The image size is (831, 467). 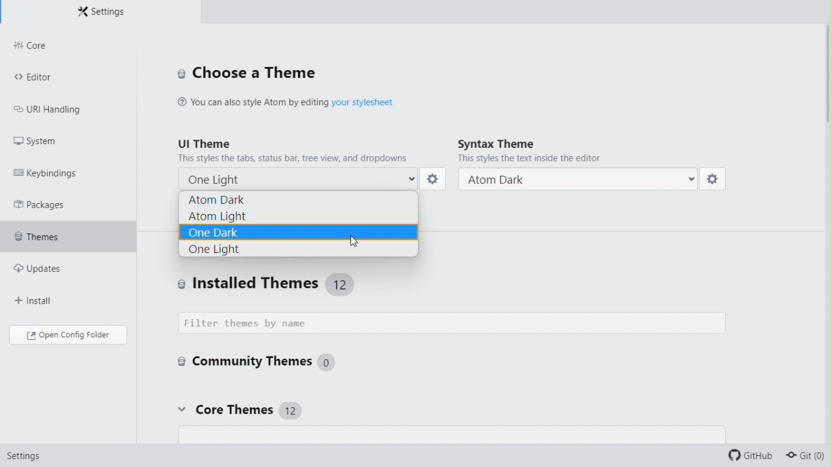 What do you see at coordinates (51, 272) in the screenshot?
I see `Updates` at bounding box center [51, 272].